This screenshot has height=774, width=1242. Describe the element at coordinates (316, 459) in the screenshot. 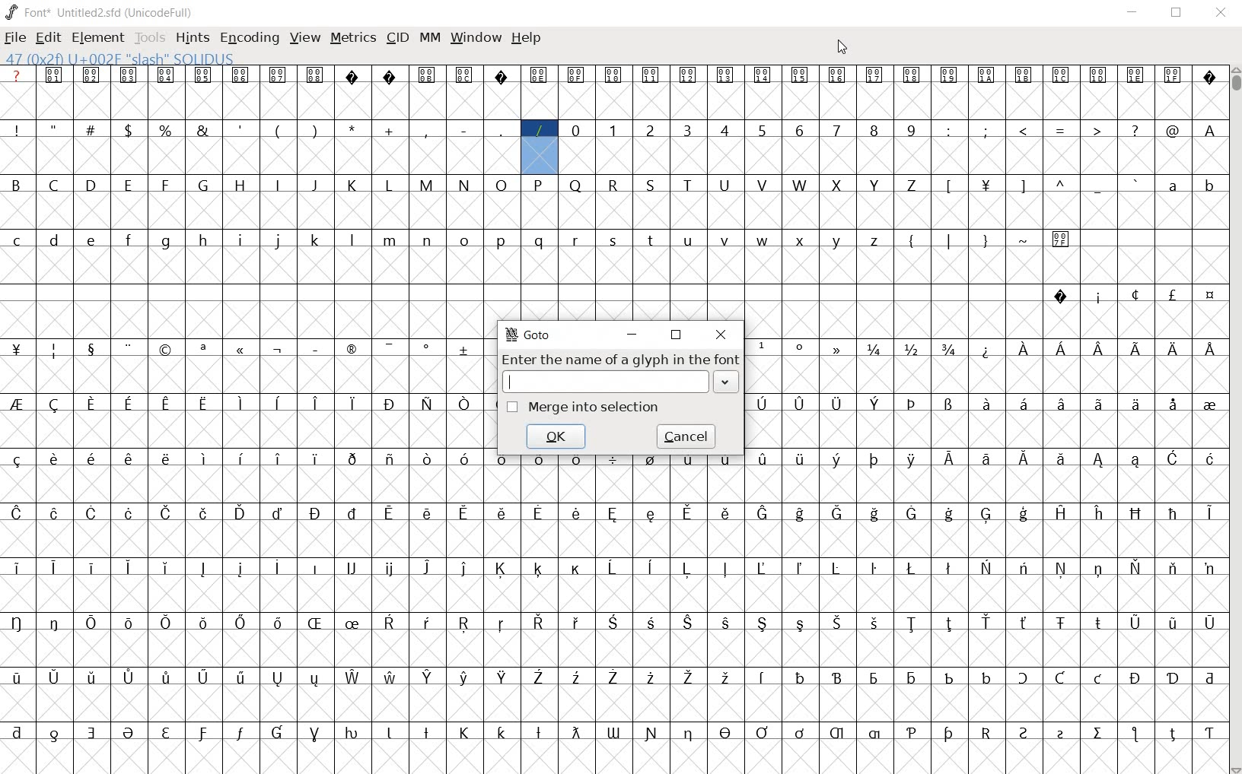

I see `glyph` at that location.